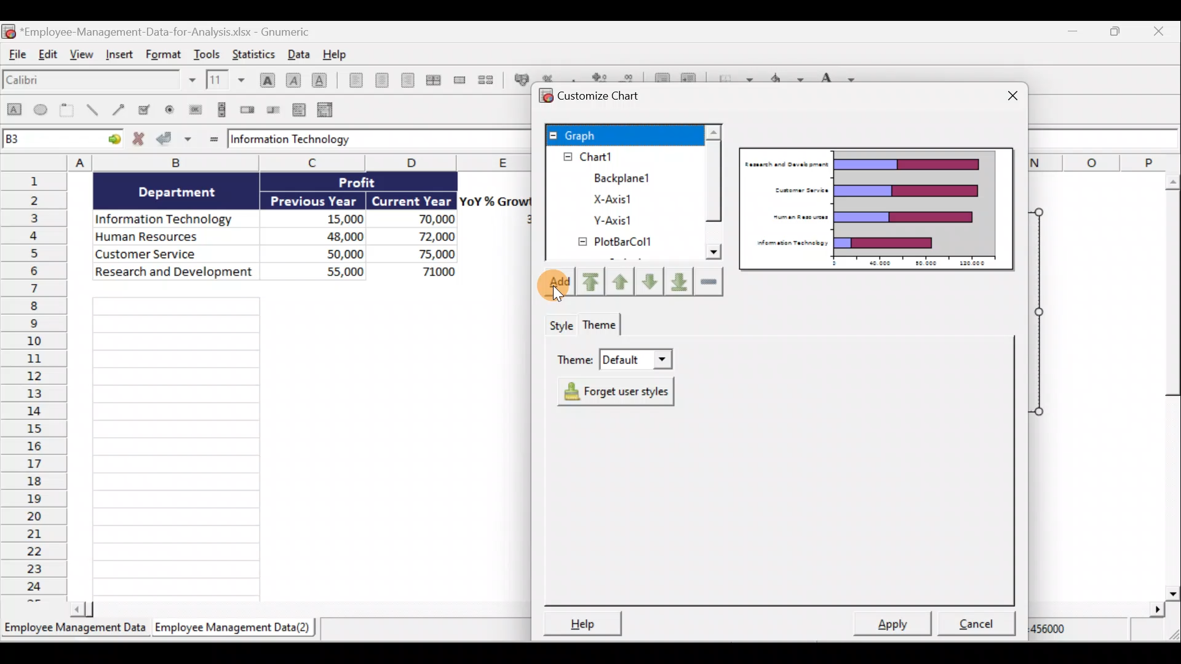 This screenshot has width=1181, height=664. Describe the element at coordinates (170, 216) in the screenshot. I see `Information Technology` at that location.